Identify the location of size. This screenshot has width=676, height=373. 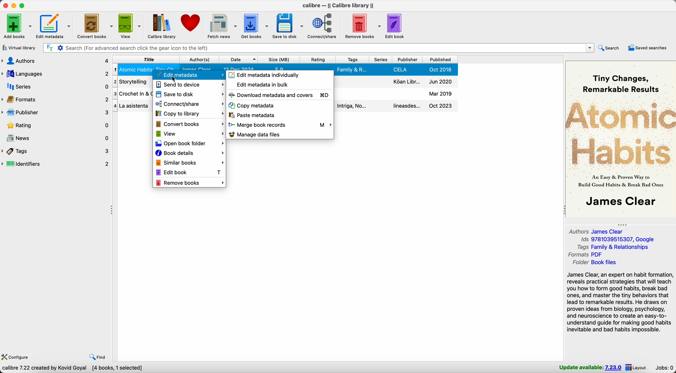
(279, 59).